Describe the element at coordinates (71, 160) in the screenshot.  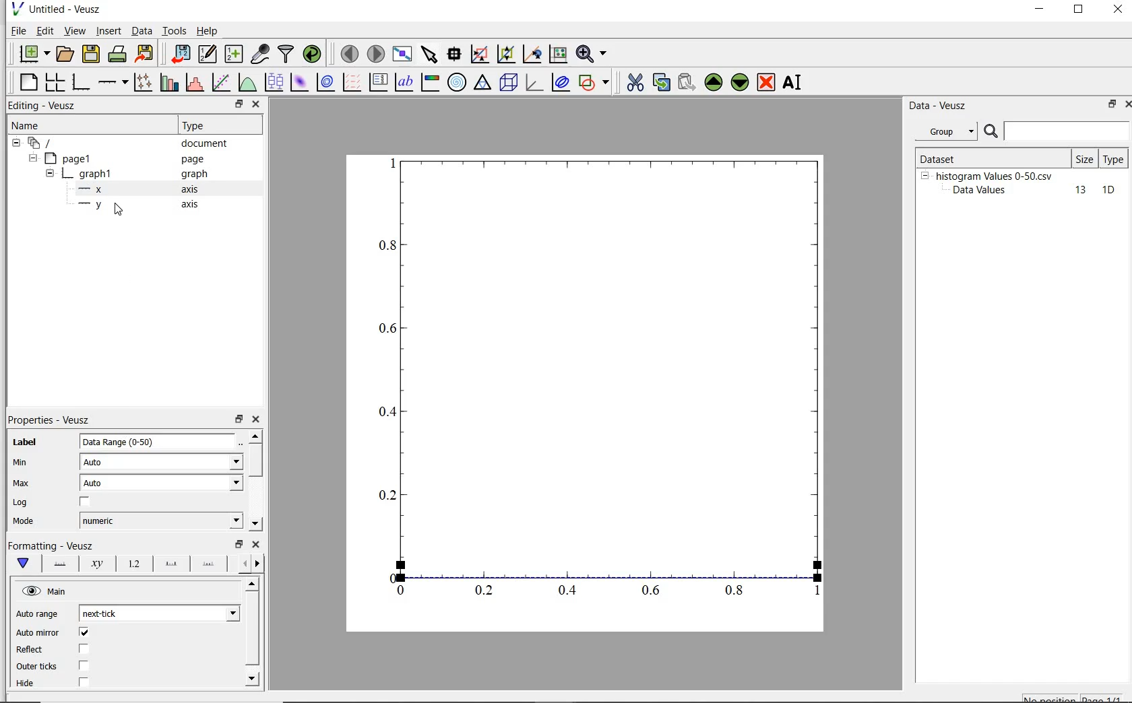
I see `page1` at that location.